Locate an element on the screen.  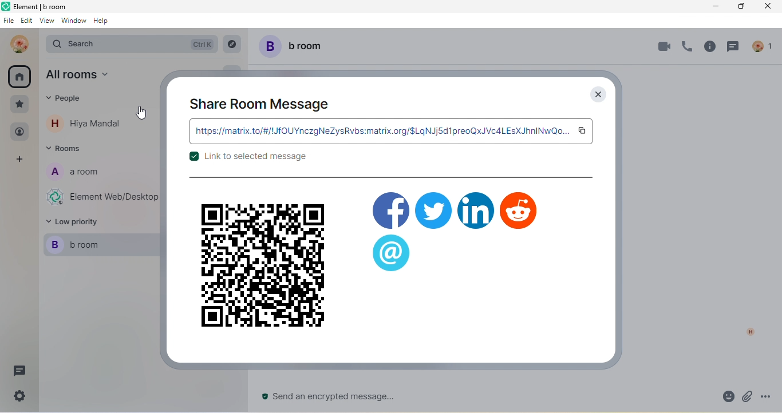
option is located at coordinates (769, 396).